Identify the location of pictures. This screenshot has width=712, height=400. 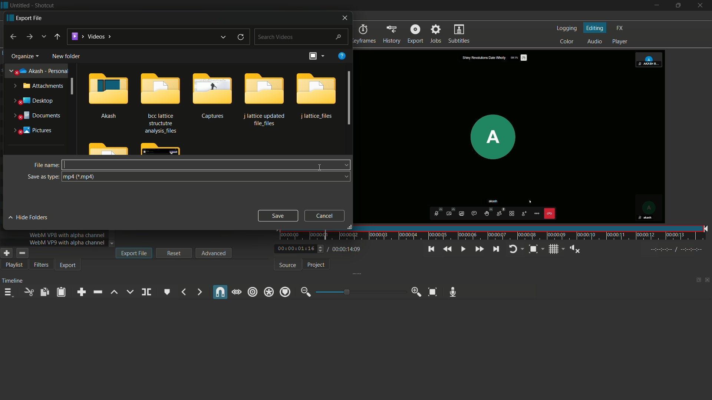
(32, 131).